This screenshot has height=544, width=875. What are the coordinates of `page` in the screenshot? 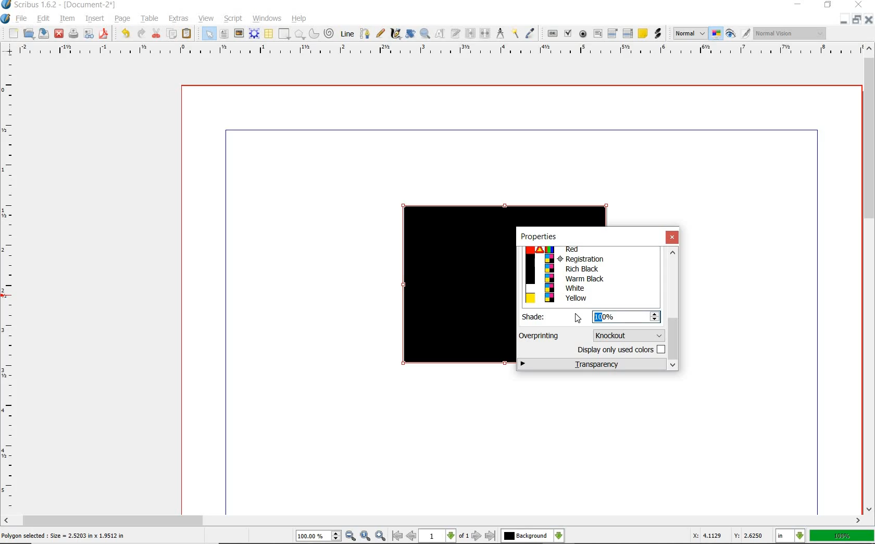 It's located at (123, 20).